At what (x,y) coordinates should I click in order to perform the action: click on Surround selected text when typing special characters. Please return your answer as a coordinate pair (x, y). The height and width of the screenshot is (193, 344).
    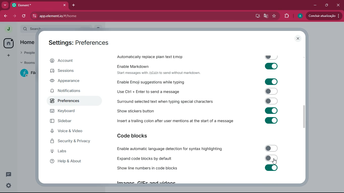
    Looking at the image, I should click on (198, 101).